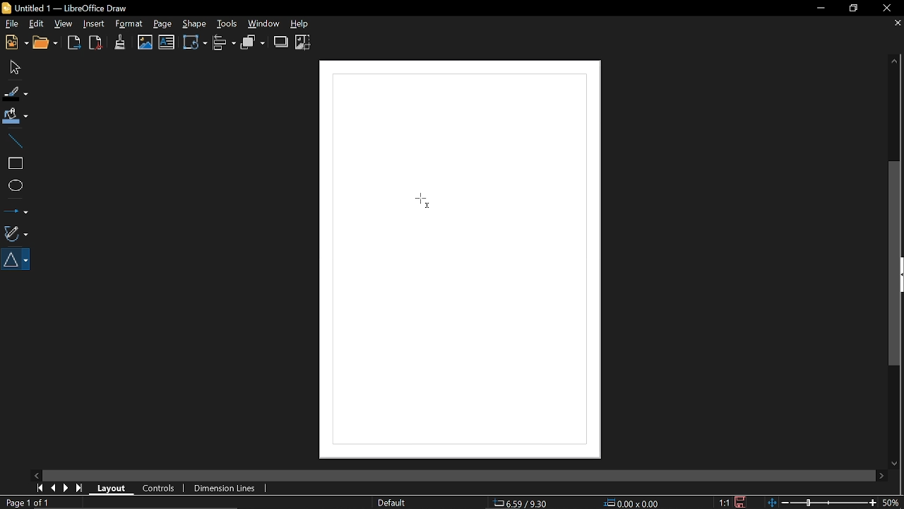  Describe the element at coordinates (893, 463) in the screenshot. I see `Move down` at that location.